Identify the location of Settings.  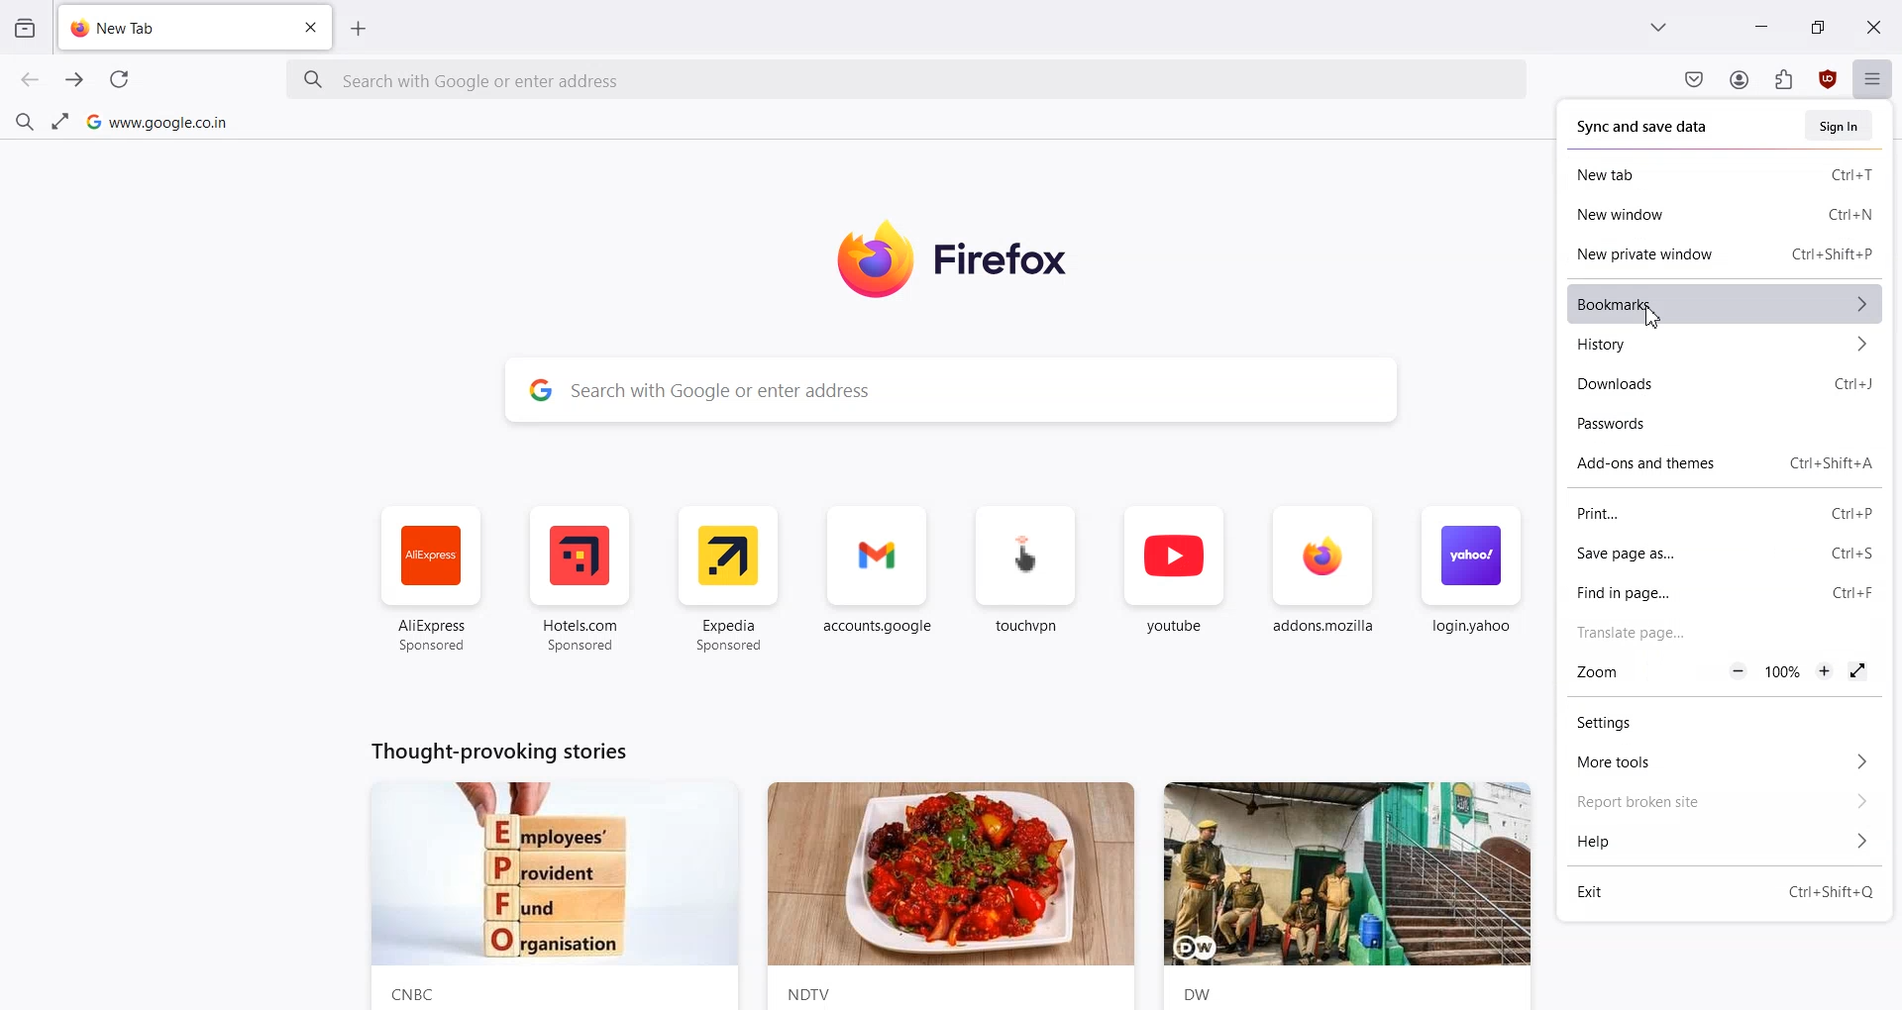
(1724, 723).